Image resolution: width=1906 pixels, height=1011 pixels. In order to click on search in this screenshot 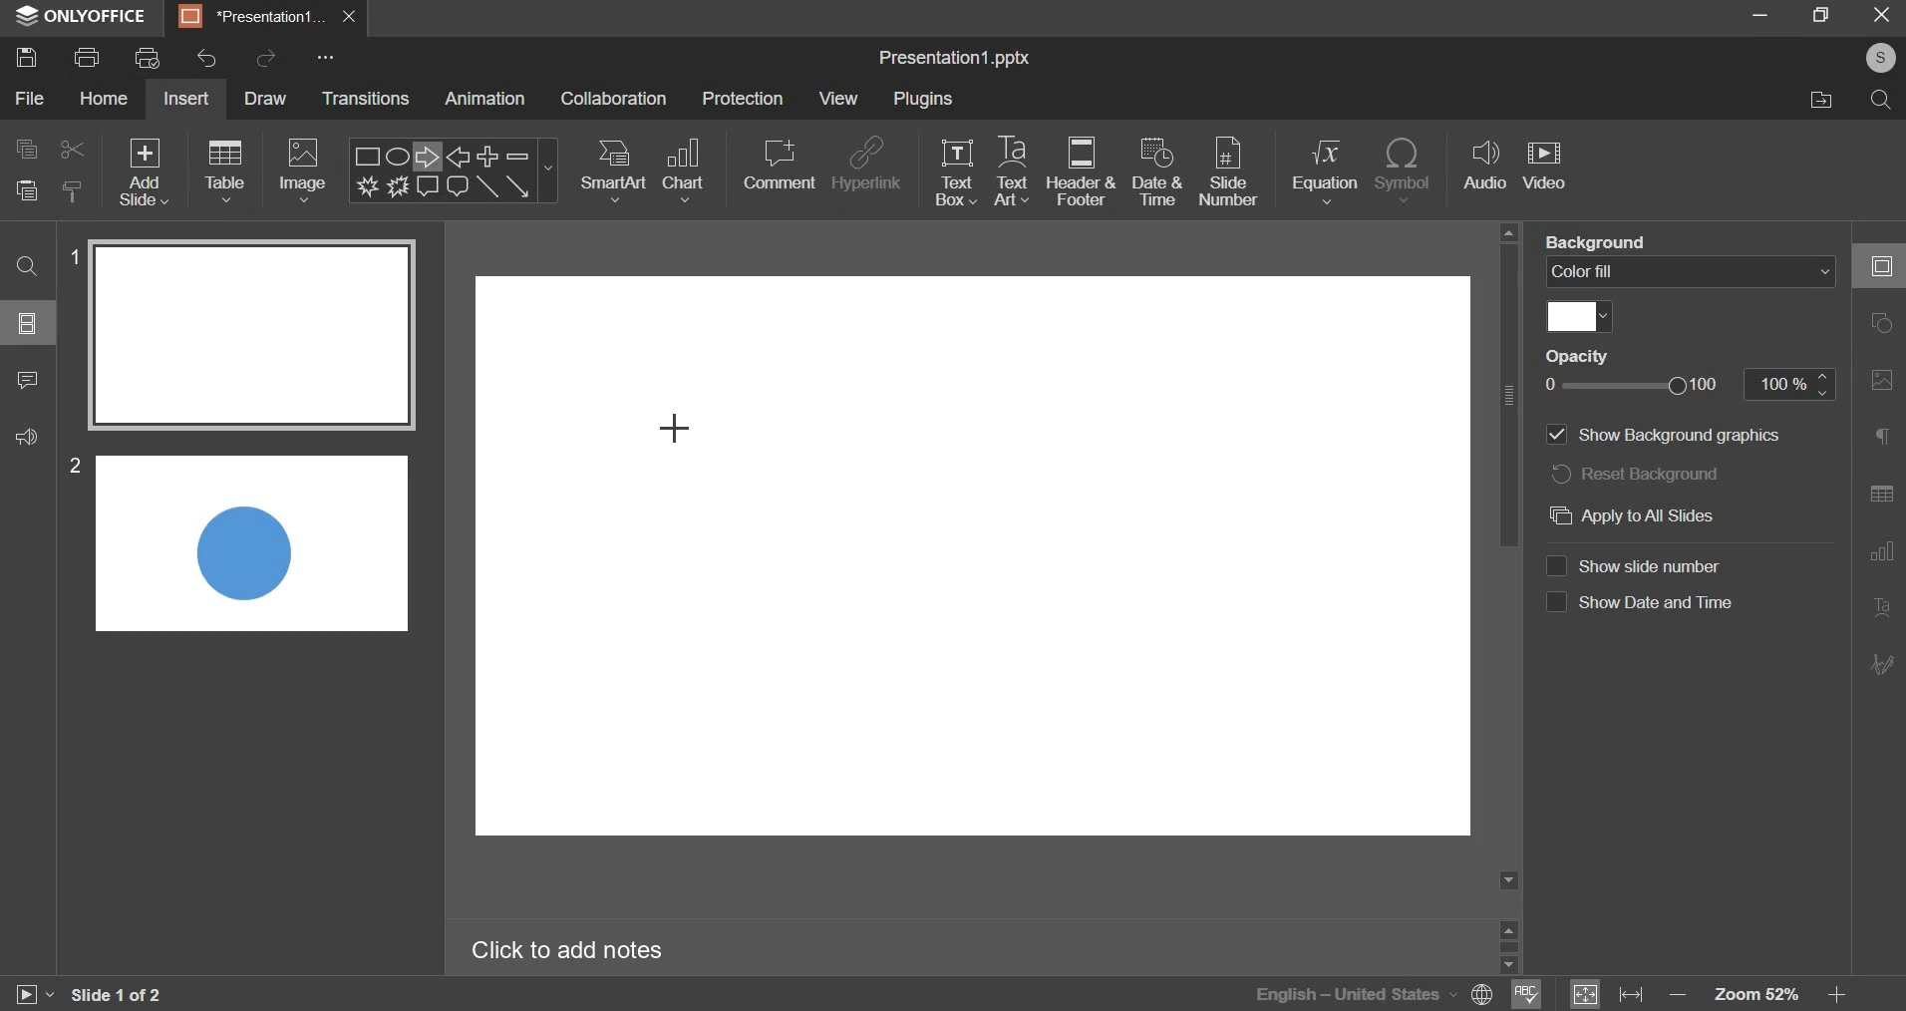, I will do `click(1883, 102)`.